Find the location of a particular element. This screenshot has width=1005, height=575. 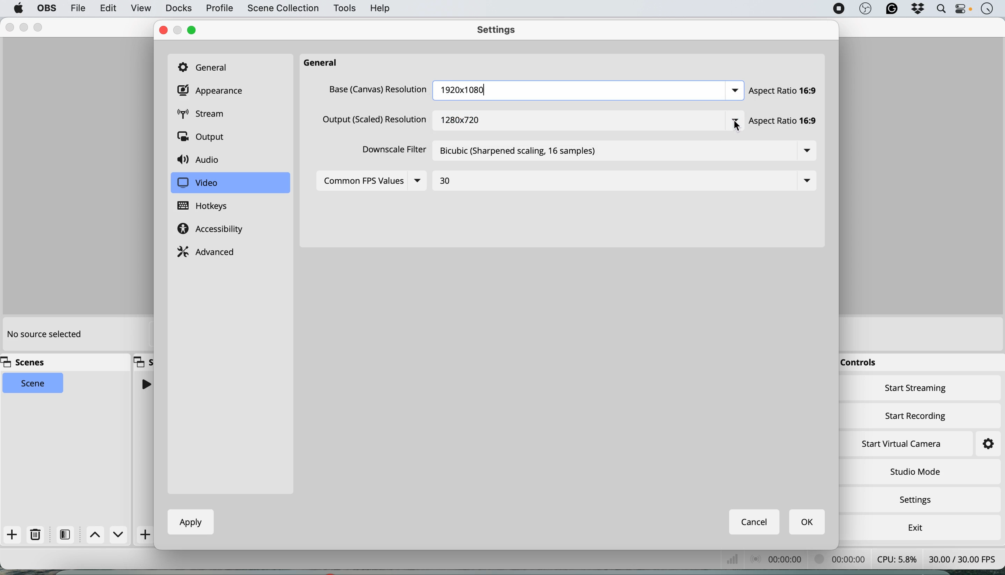

list is located at coordinates (803, 181).